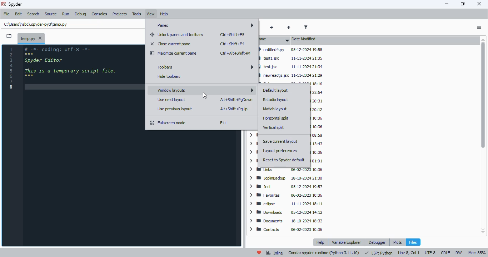 This screenshot has width=488, height=257. Describe the element at coordinates (289, 27) in the screenshot. I see `parent` at that location.